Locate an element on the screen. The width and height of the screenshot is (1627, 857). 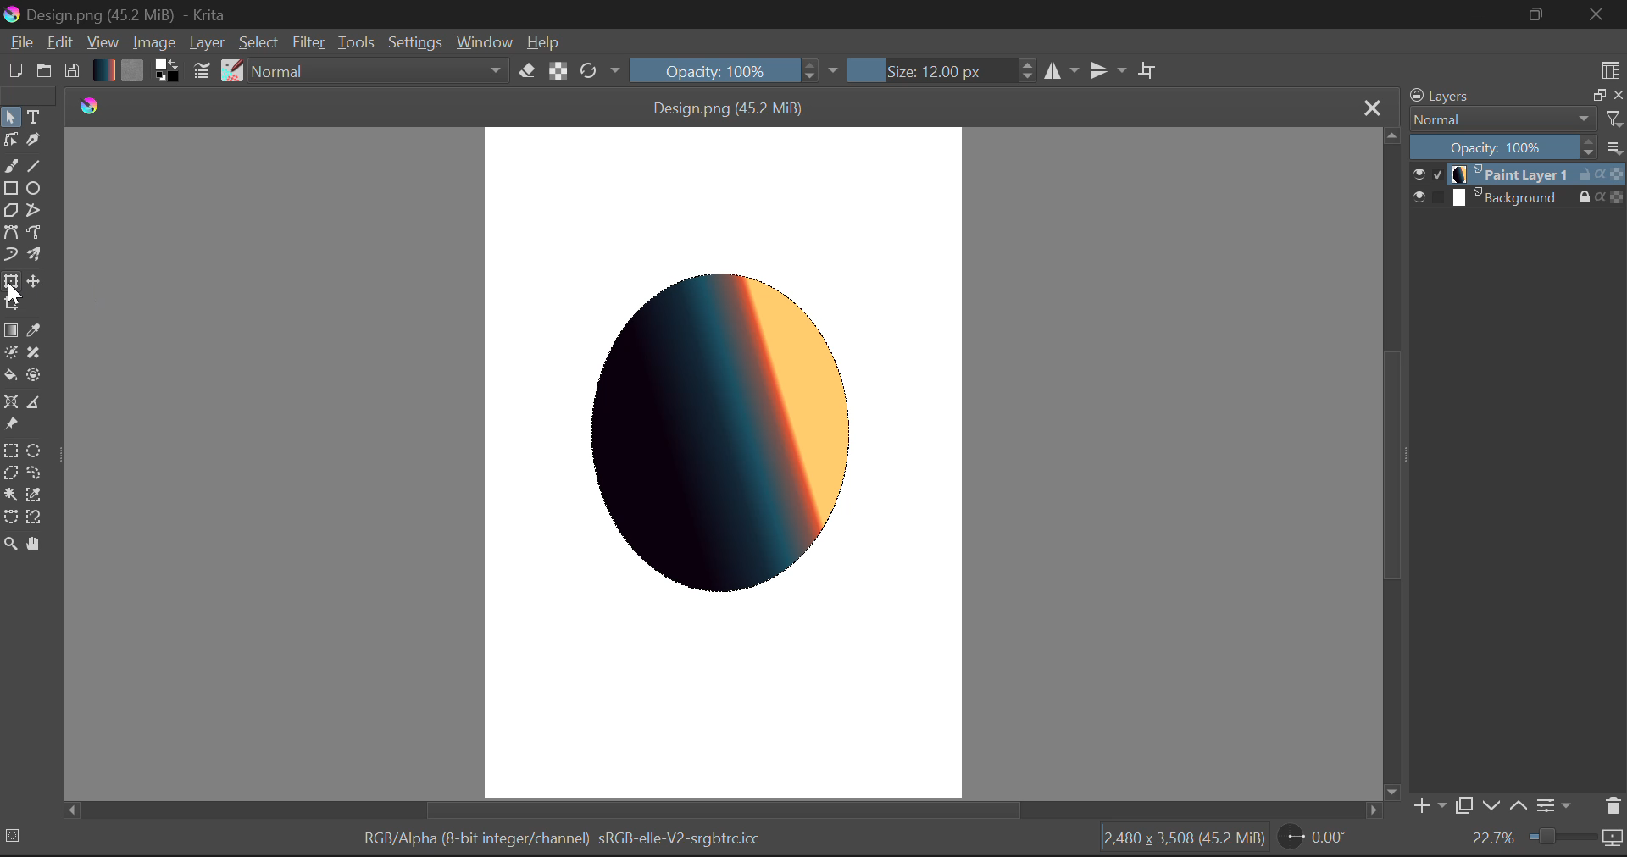
Close is located at coordinates (1369, 107).